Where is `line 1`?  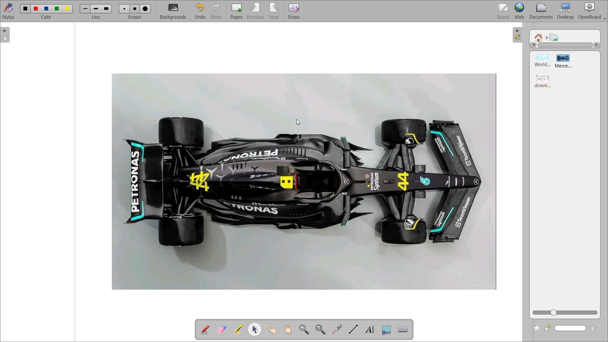 line 1 is located at coordinates (85, 9).